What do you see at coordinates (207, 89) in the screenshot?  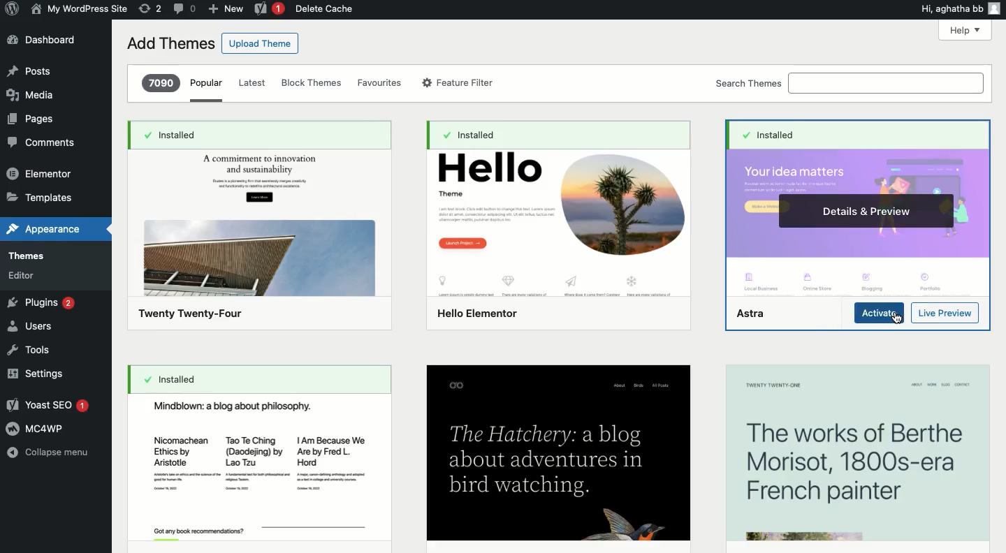 I see `Popular` at bounding box center [207, 89].